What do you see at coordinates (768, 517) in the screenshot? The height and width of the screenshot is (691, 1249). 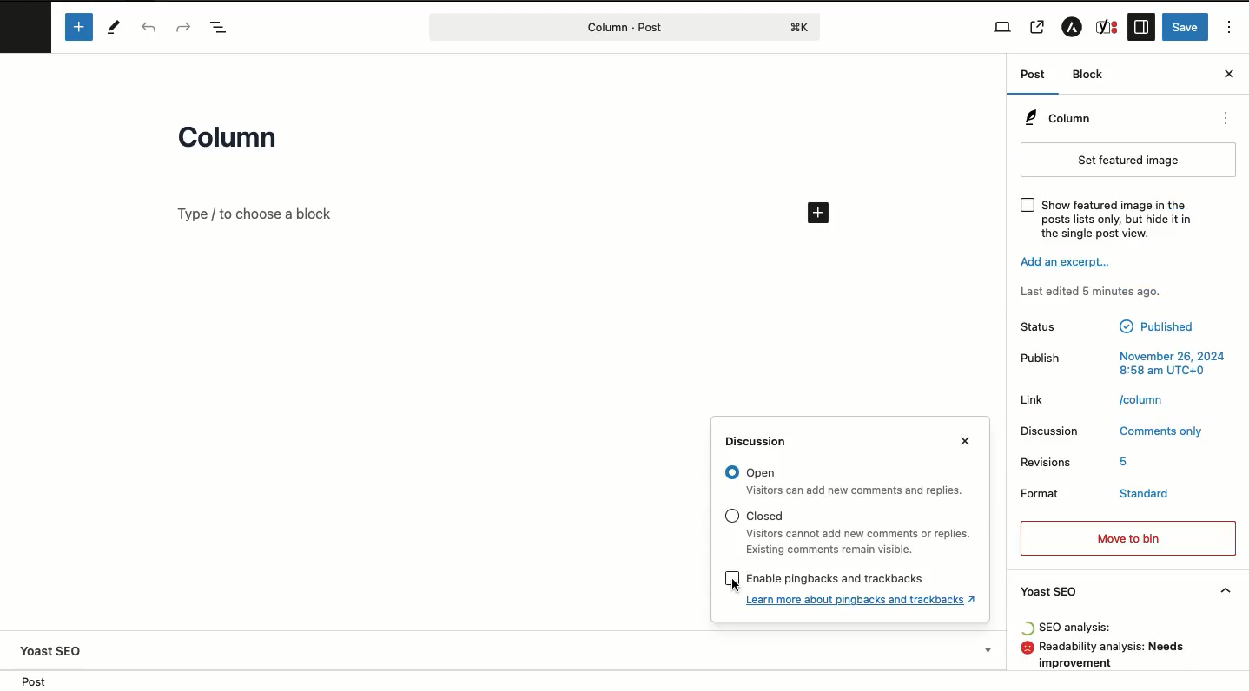 I see `` at bounding box center [768, 517].